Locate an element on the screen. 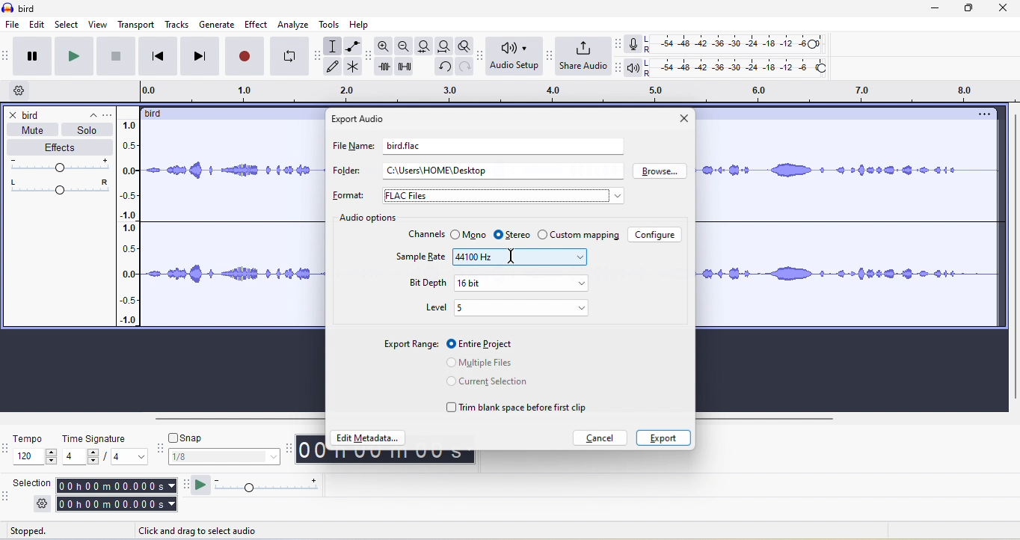 Image resolution: width=1020 pixels, height=540 pixels. close is located at coordinates (1005, 10).